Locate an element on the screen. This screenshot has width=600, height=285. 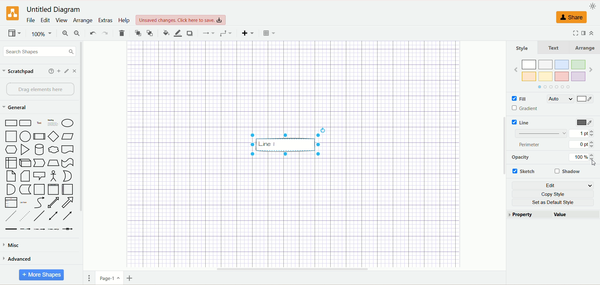
Connector with symbol is located at coordinates (67, 229).